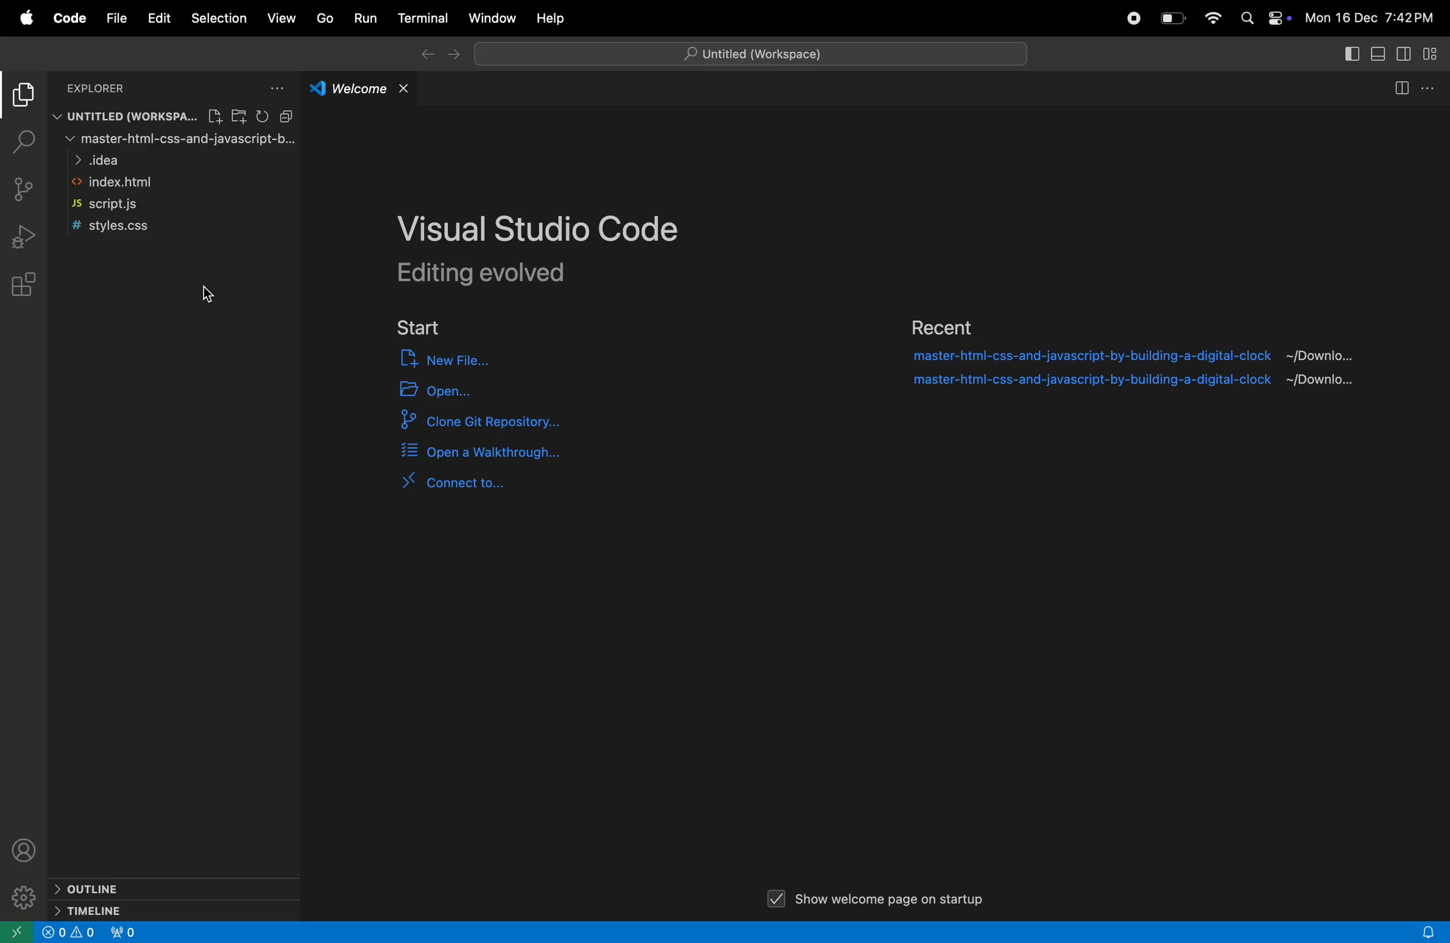 The height and width of the screenshot is (943, 1450). Describe the element at coordinates (507, 274) in the screenshot. I see `editing evolved` at that location.